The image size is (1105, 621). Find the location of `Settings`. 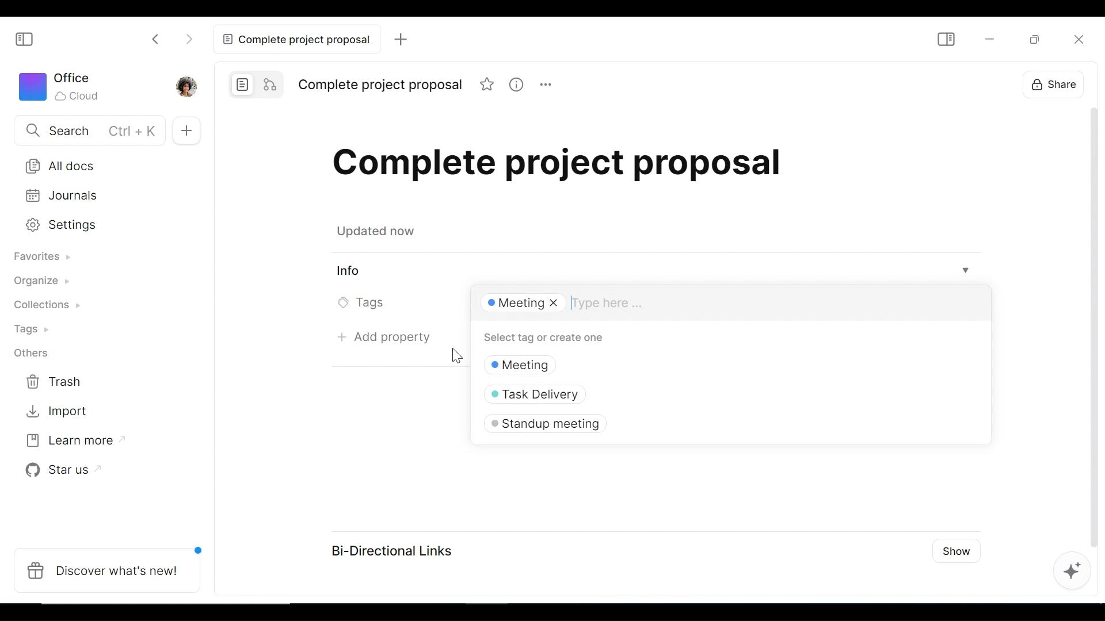

Settings is located at coordinates (97, 225).